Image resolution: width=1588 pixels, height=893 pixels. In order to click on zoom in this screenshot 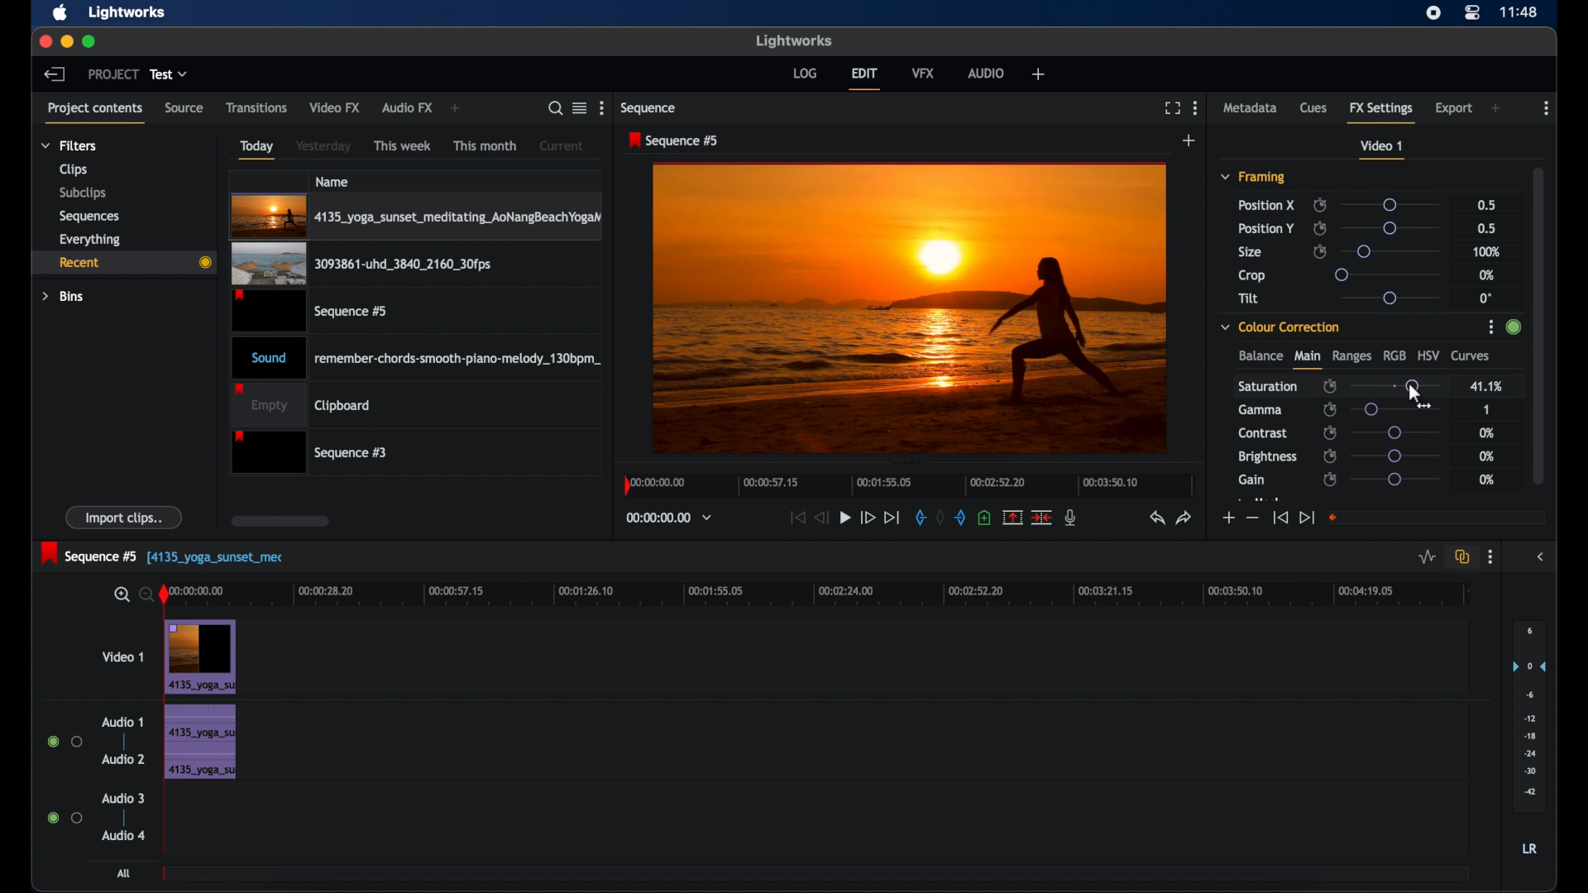, I will do `click(131, 594)`.